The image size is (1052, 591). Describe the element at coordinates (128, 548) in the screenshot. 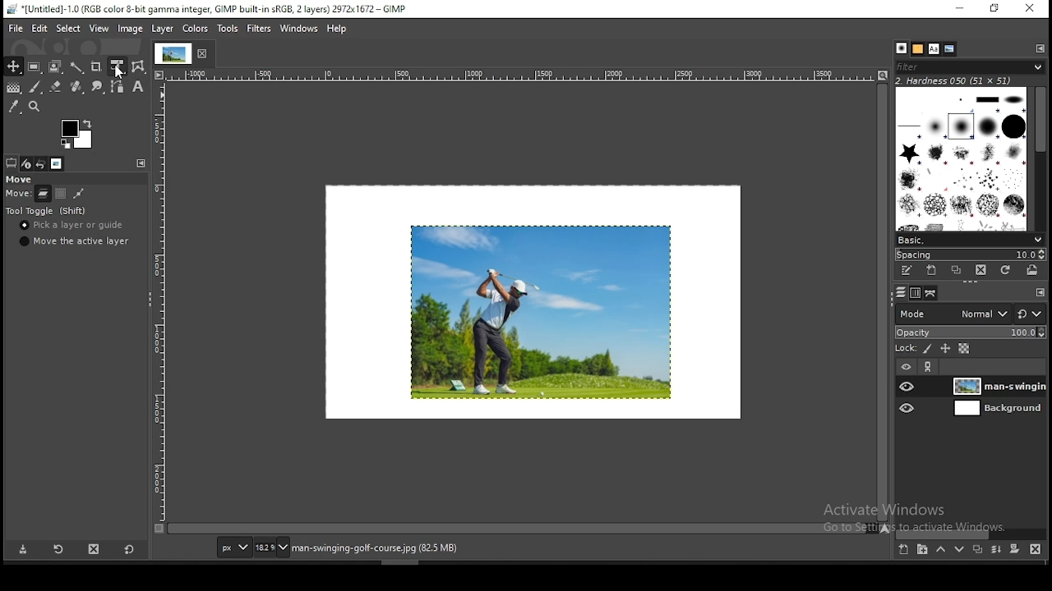

I see `restore to defaults` at that location.